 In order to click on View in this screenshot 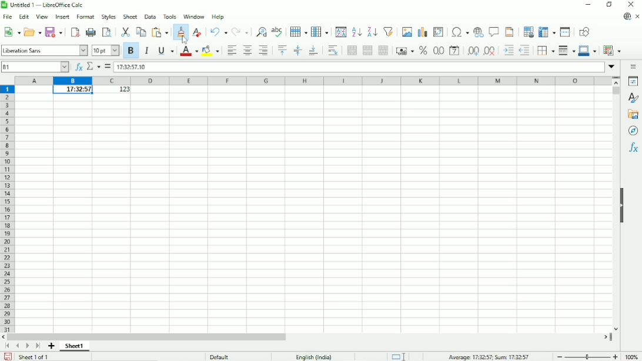, I will do `click(41, 17)`.